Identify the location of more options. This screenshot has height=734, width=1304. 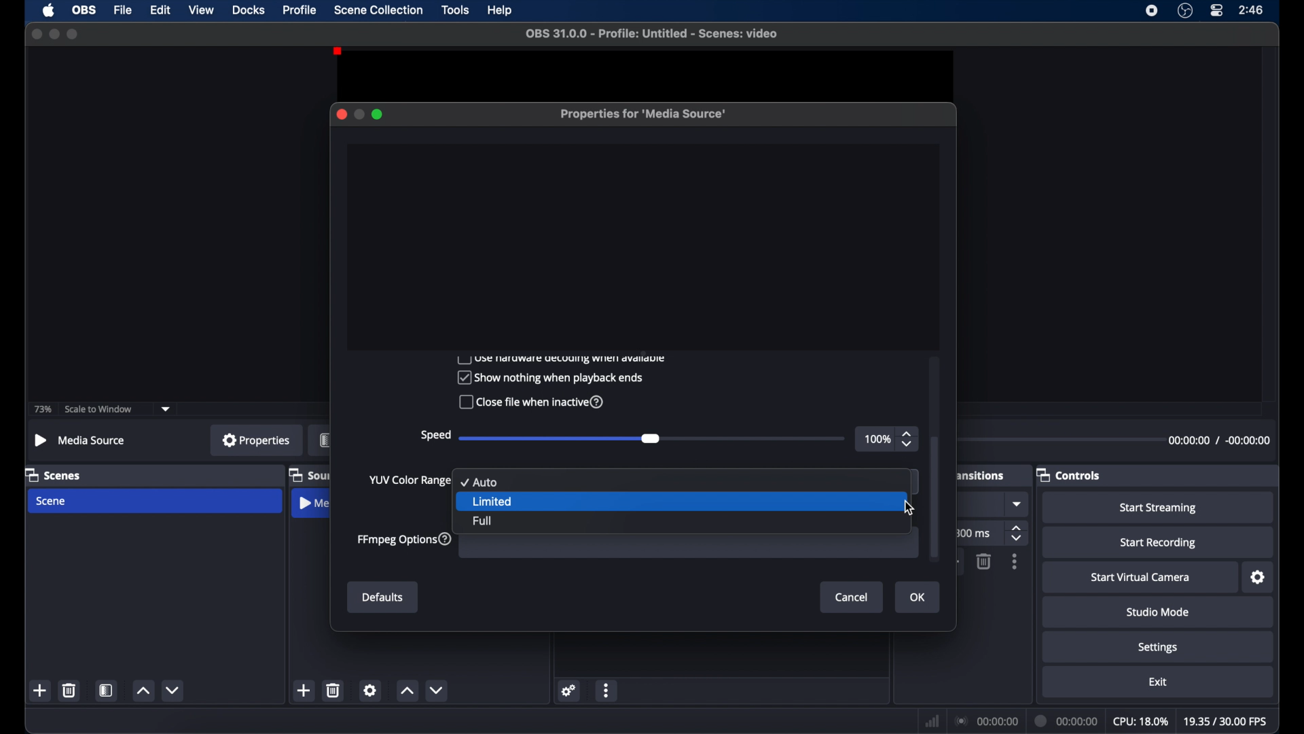
(1015, 562).